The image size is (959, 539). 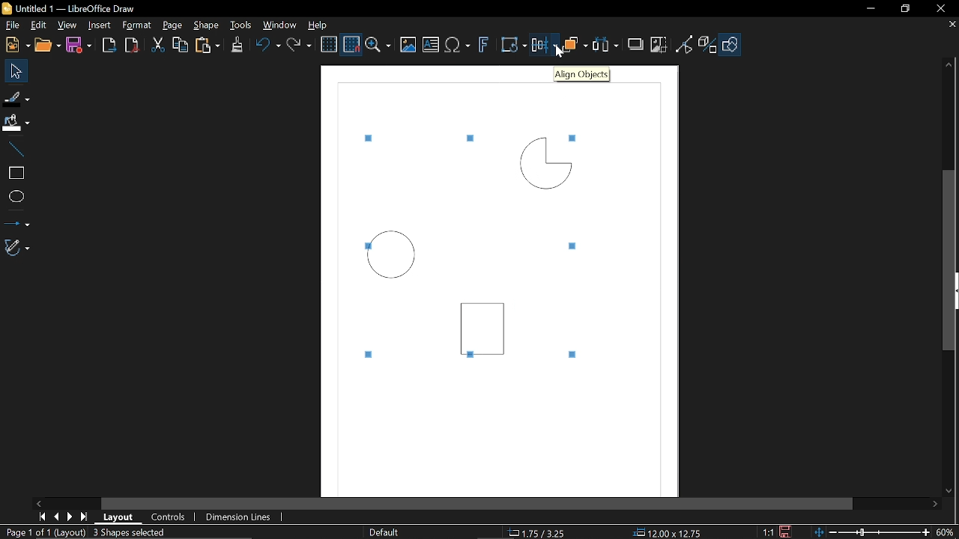 What do you see at coordinates (169, 517) in the screenshot?
I see `Controls` at bounding box center [169, 517].